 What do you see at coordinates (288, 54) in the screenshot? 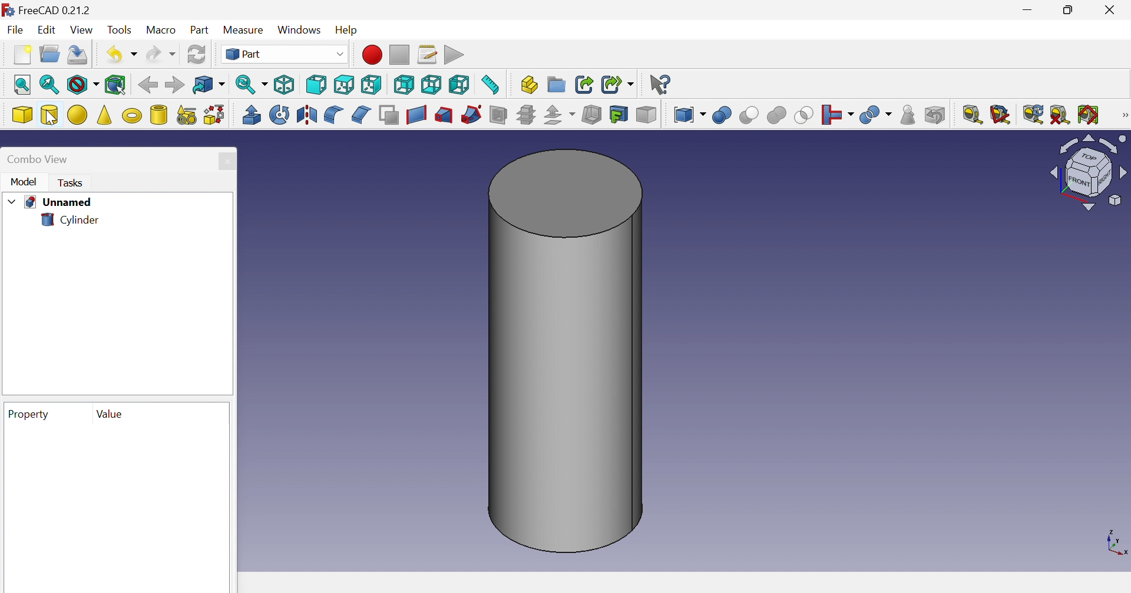
I see `Part` at bounding box center [288, 54].